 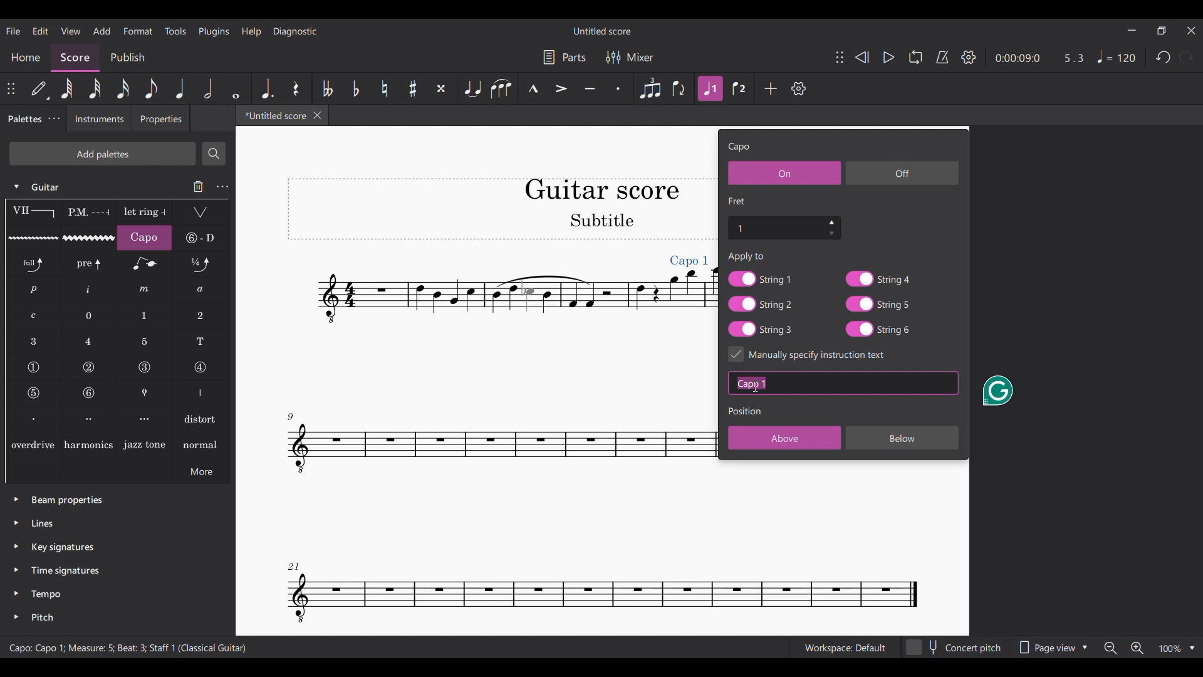 I want to click on Zoom out, so click(x=1112, y=648).